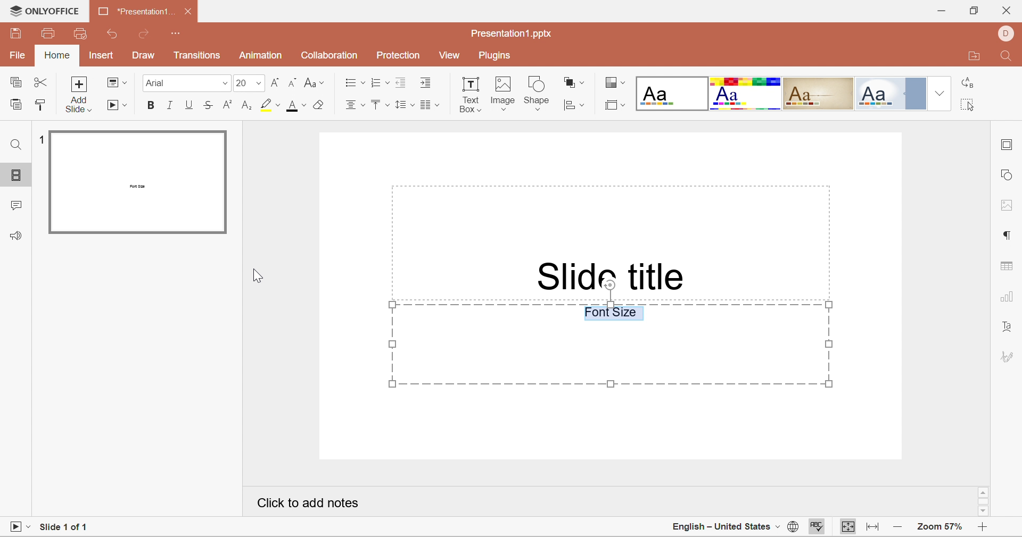  Describe the element at coordinates (721, 528) in the screenshot. I see `English - United States` at that location.